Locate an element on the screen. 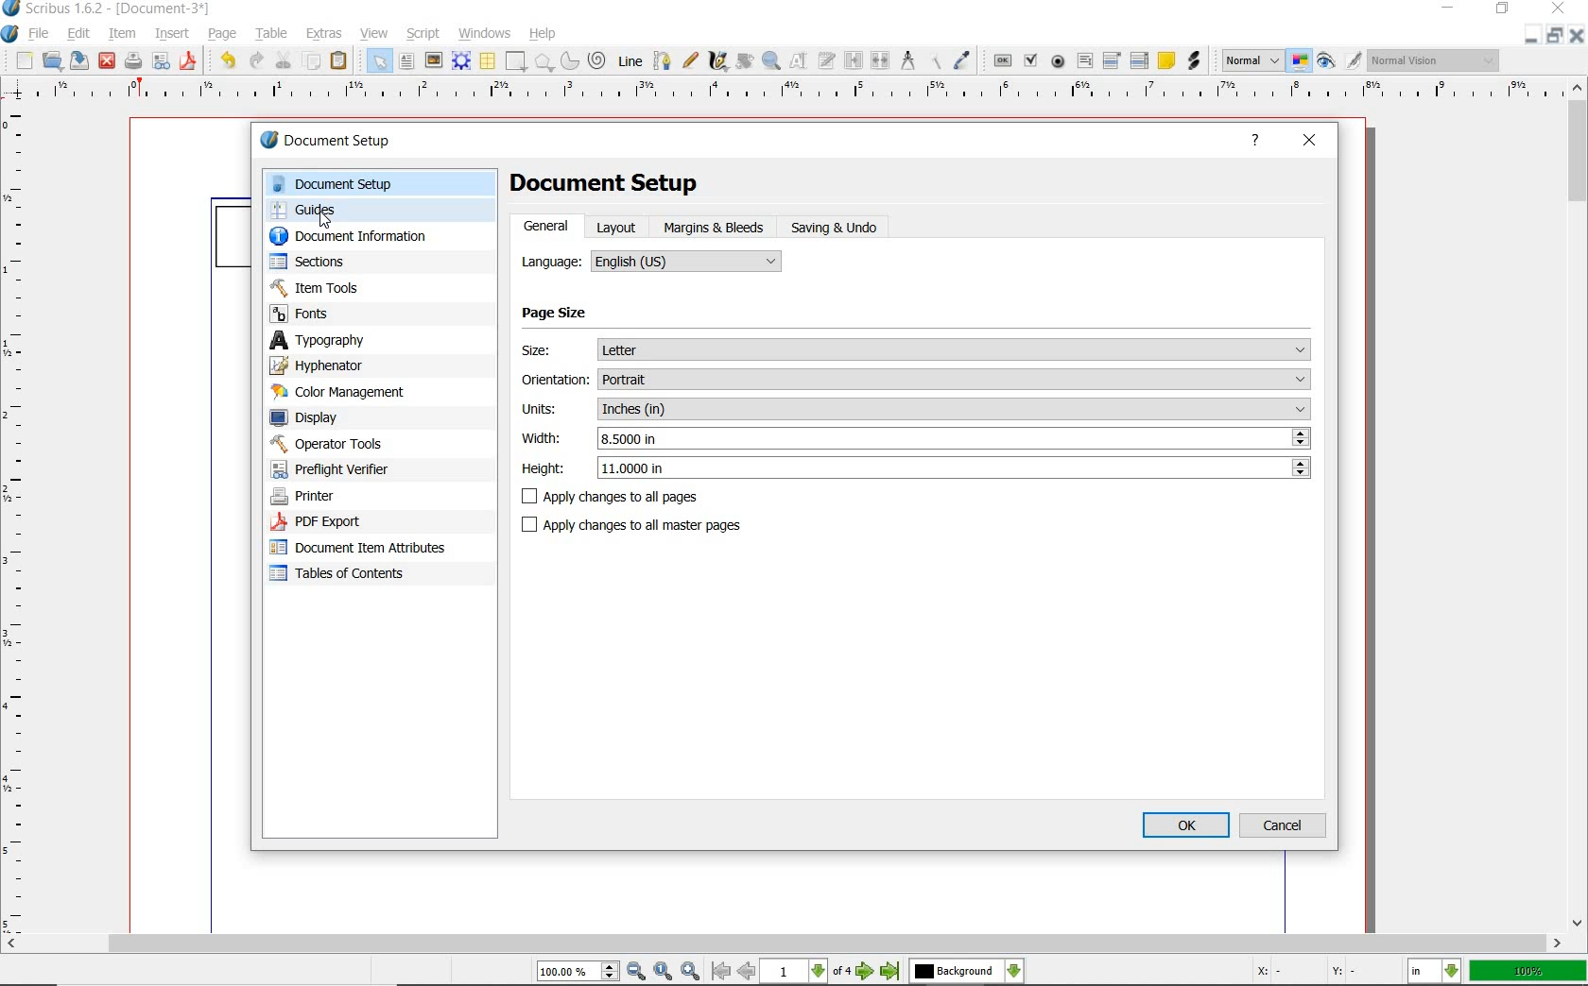 The image size is (1588, 986). close is located at coordinates (1311, 141).